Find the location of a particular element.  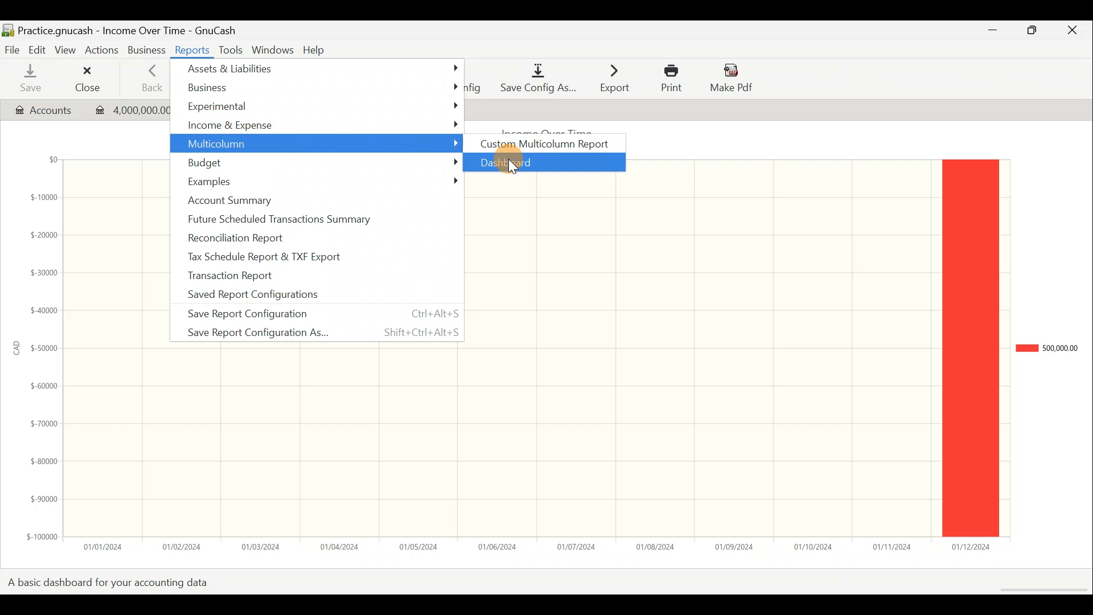

Export is located at coordinates (609, 78).